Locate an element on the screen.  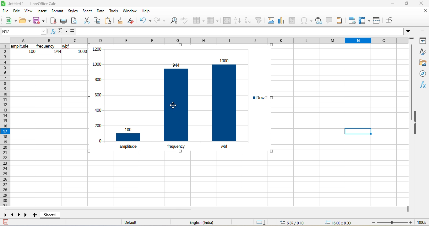
row 2 is located at coordinates (260, 98).